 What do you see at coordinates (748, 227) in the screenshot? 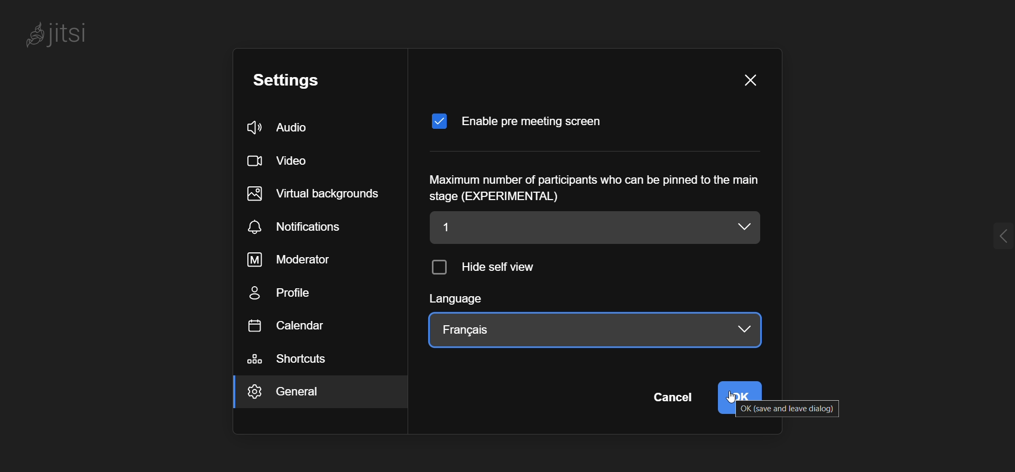
I see `dropdown` at bounding box center [748, 227].